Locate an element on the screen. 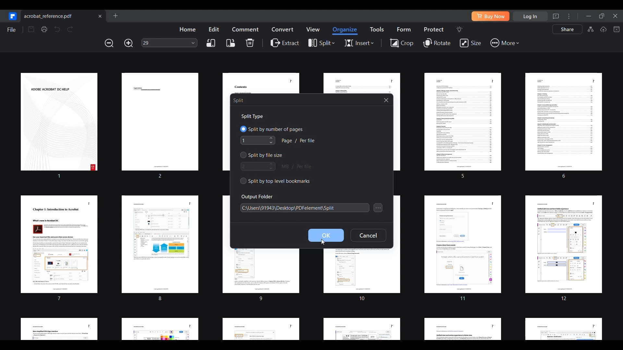 Image resolution: width=623 pixels, height=350 pixels. Split Type is located at coordinates (253, 115).